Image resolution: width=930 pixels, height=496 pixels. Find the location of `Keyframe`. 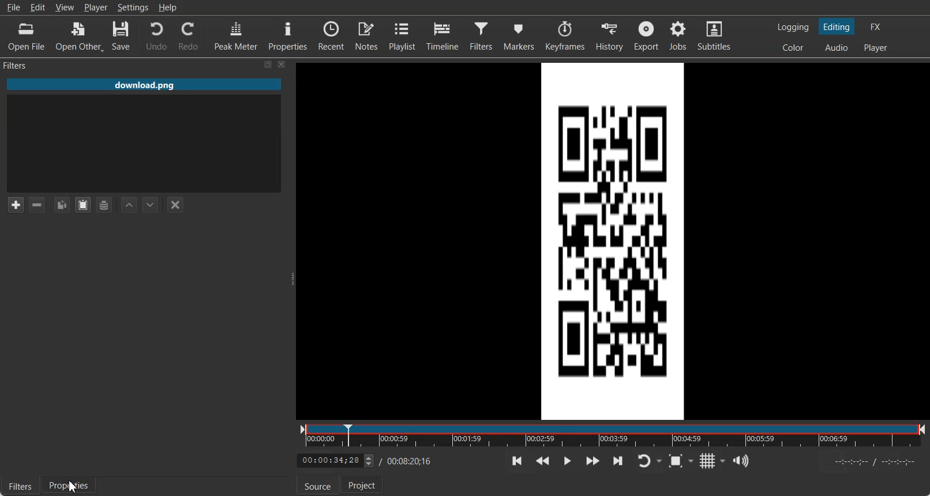

Keyframe is located at coordinates (564, 36).